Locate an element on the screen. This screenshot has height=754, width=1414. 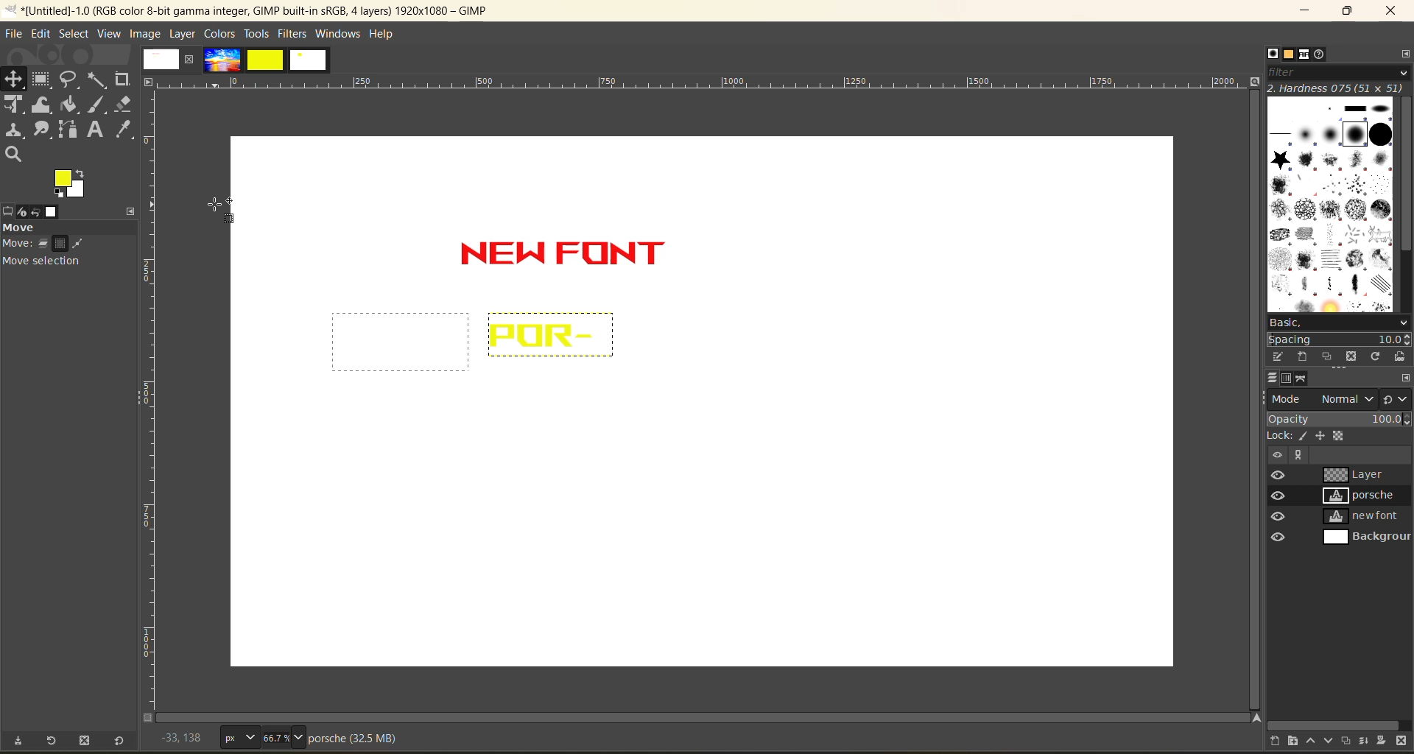
horizontal ruler is located at coordinates (698, 81).